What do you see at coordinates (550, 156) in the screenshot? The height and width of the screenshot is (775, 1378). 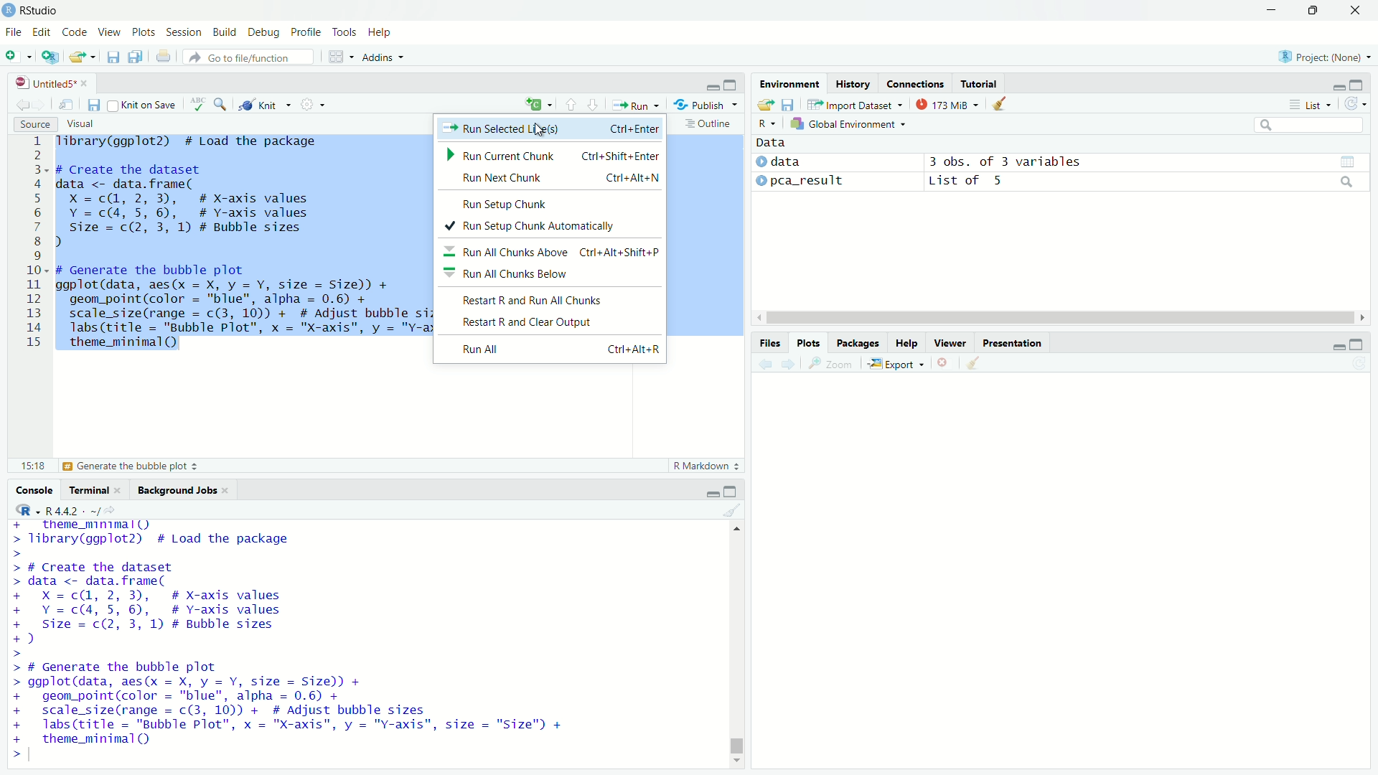 I see `run current chunk` at bounding box center [550, 156].